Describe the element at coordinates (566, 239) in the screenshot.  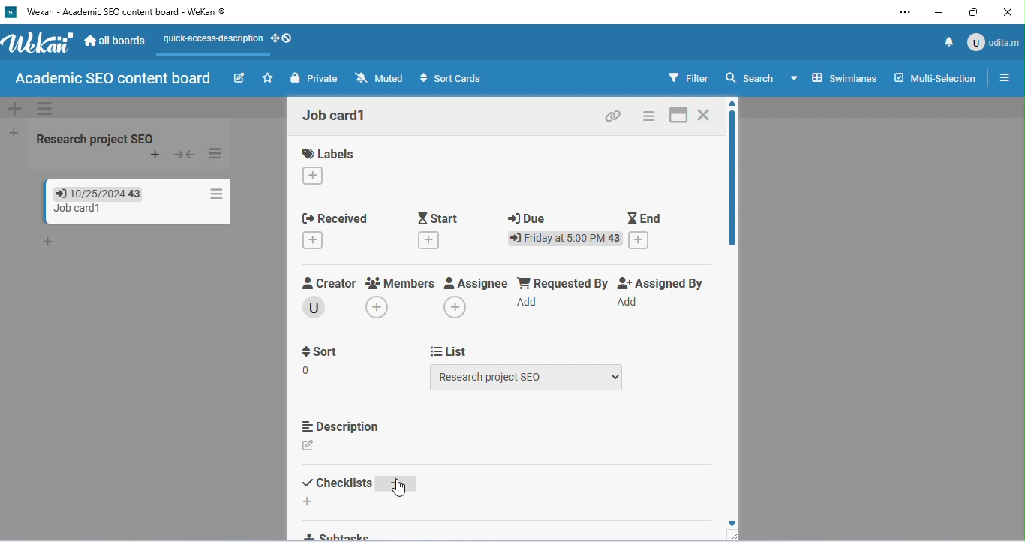
I see `due date and time` at that location.